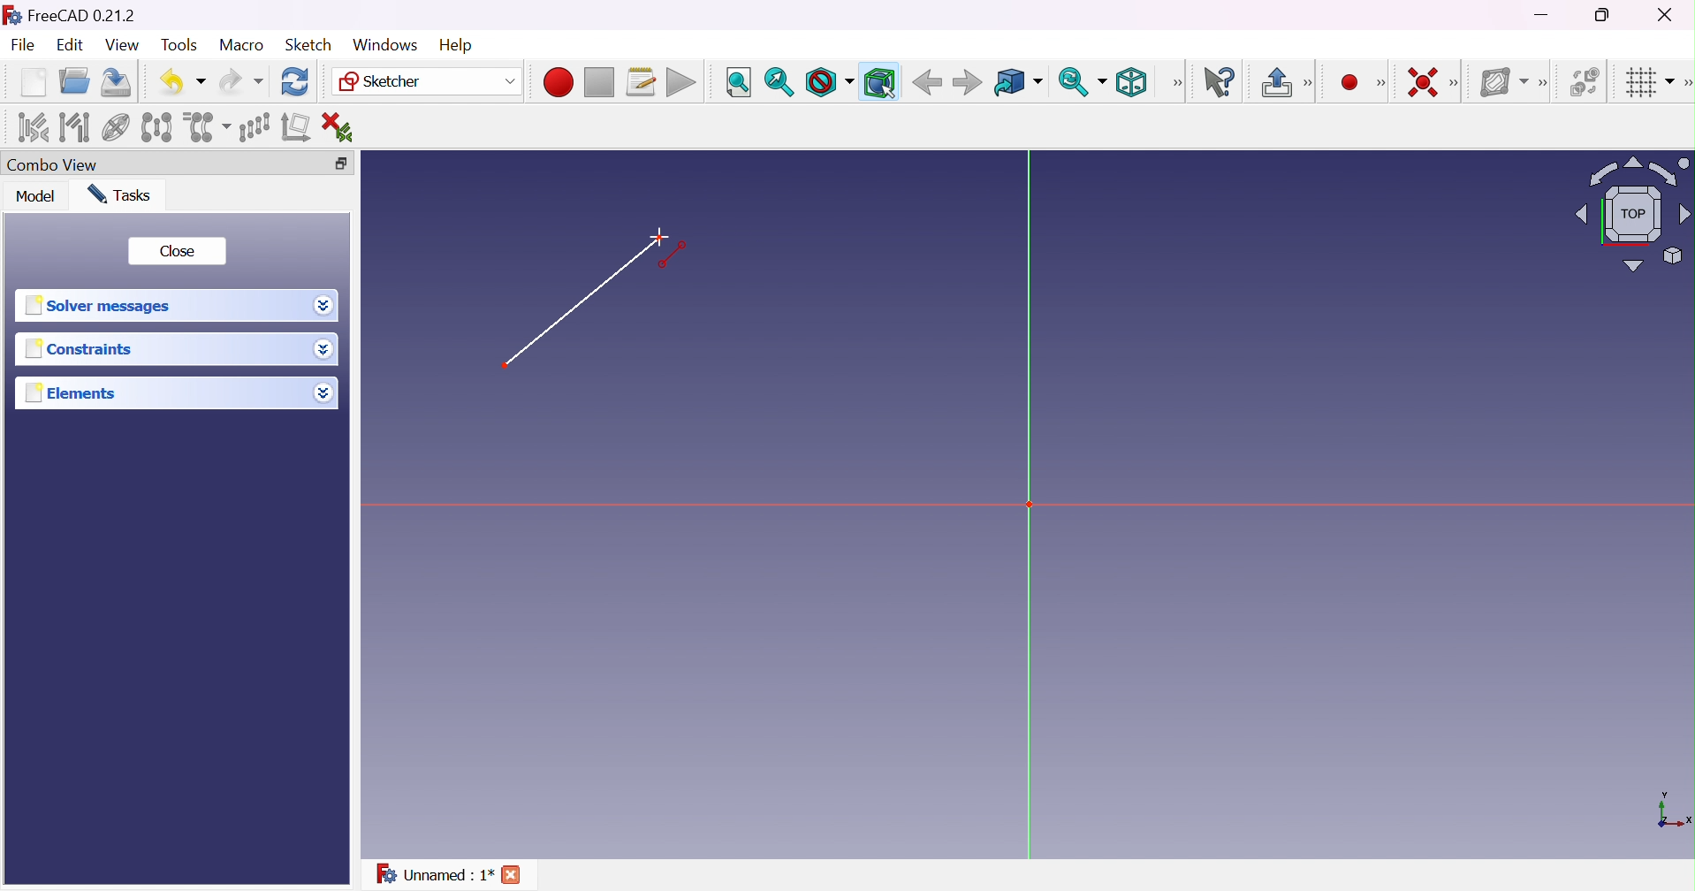  Describe the element at coordinates (68, 46) in the screenshot. I see `Edit` at that location.